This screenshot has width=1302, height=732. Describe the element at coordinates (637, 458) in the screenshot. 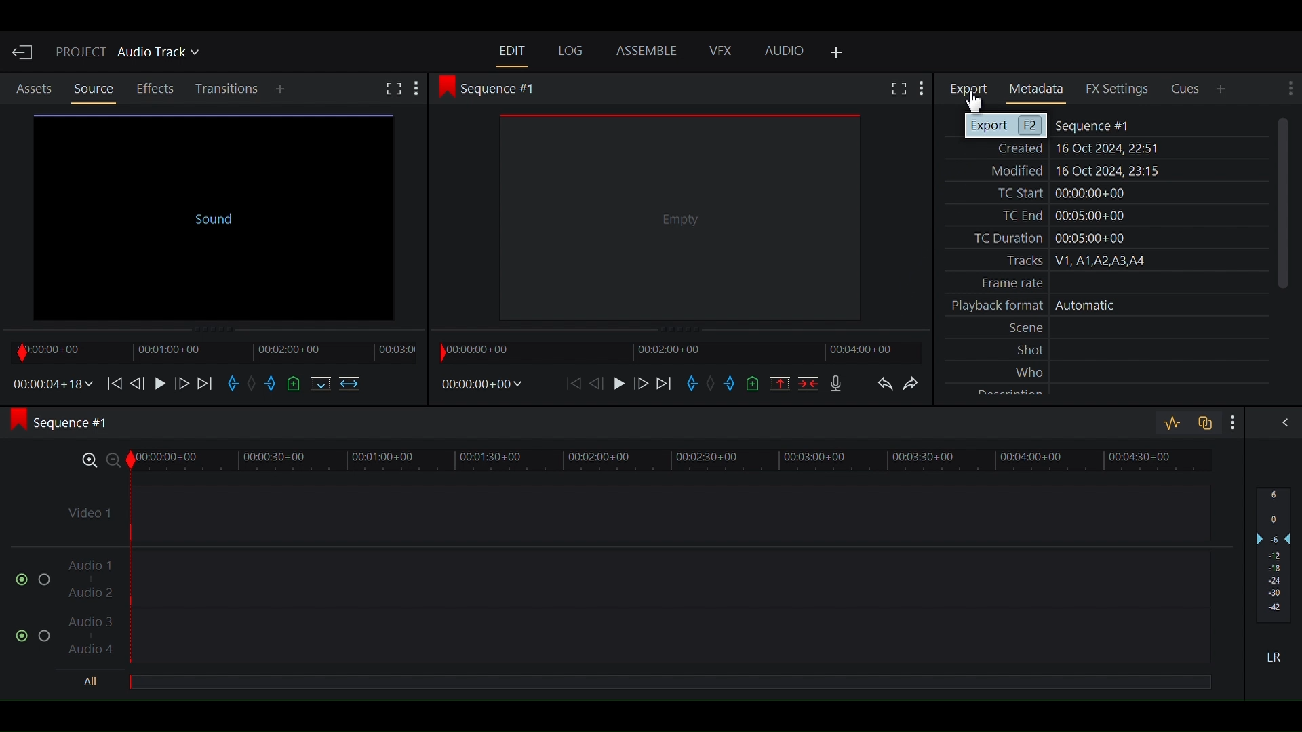

I see `Zoom Timeline` at that location.